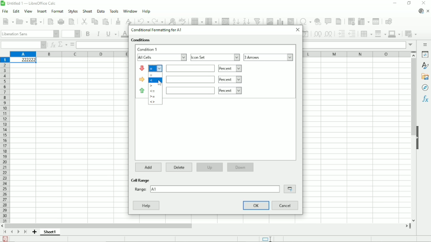  I want to click on Cell range, so click(141, 180).